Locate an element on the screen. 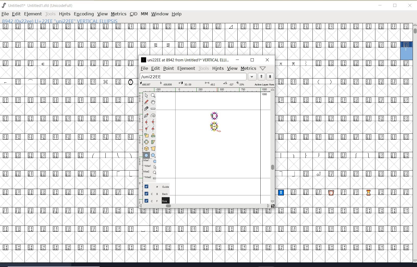 This screenshot has width=417, height=267. foreground is located at coordinates (156, 200).